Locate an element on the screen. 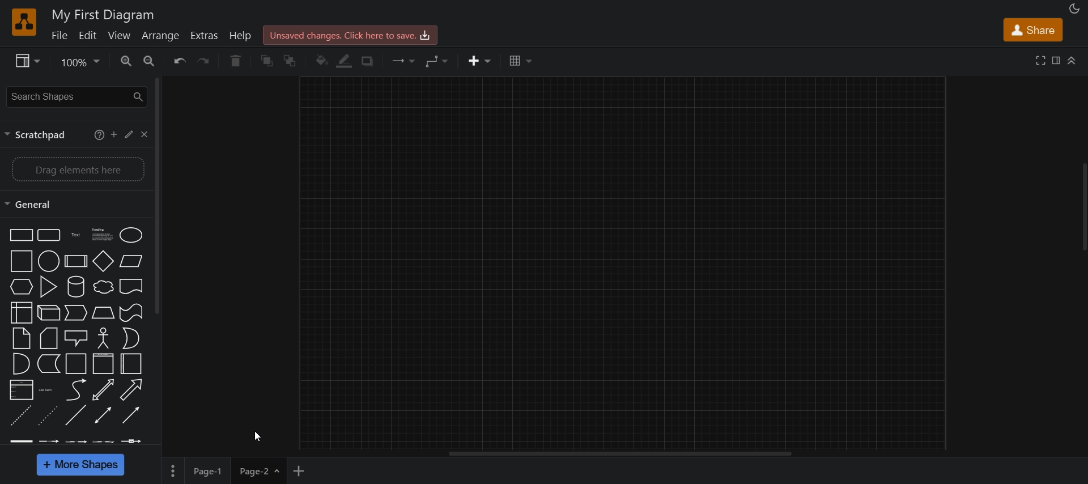 This screenshot has height=484, width=1088. connection is located at coordinates (405, 65).